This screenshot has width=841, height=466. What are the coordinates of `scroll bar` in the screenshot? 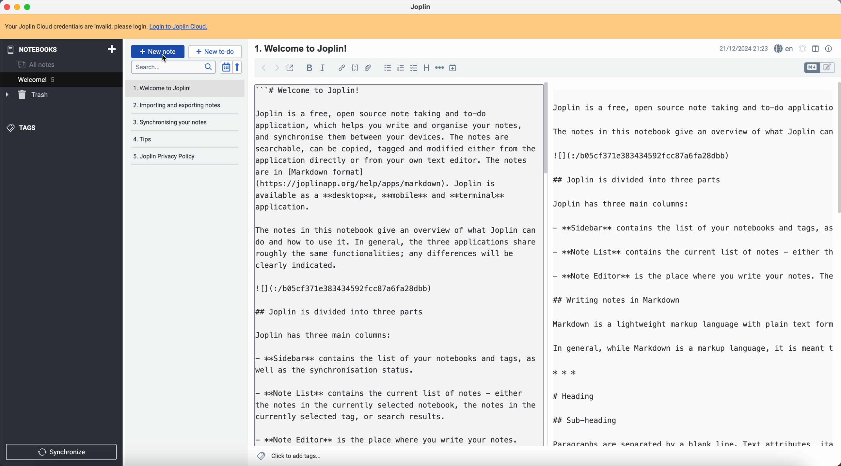 It's located at (836, 146).